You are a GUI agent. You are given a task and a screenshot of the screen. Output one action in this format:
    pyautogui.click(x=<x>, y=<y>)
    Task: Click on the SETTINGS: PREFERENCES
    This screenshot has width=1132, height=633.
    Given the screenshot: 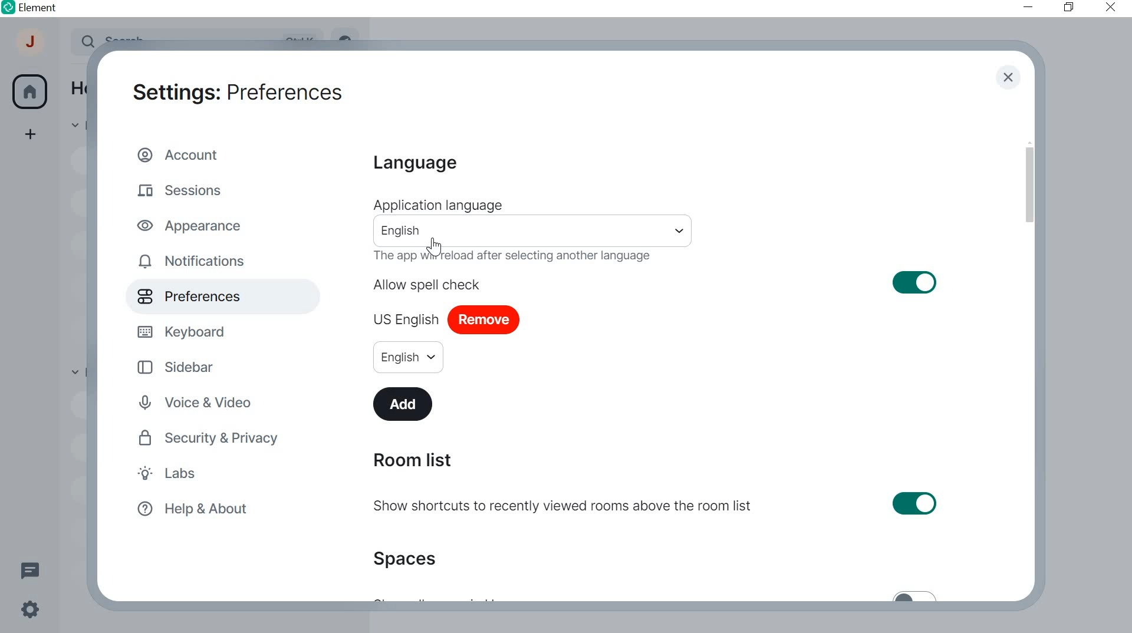 What is the action you would take?
    pyautogui.click(x=237, y=90)
    